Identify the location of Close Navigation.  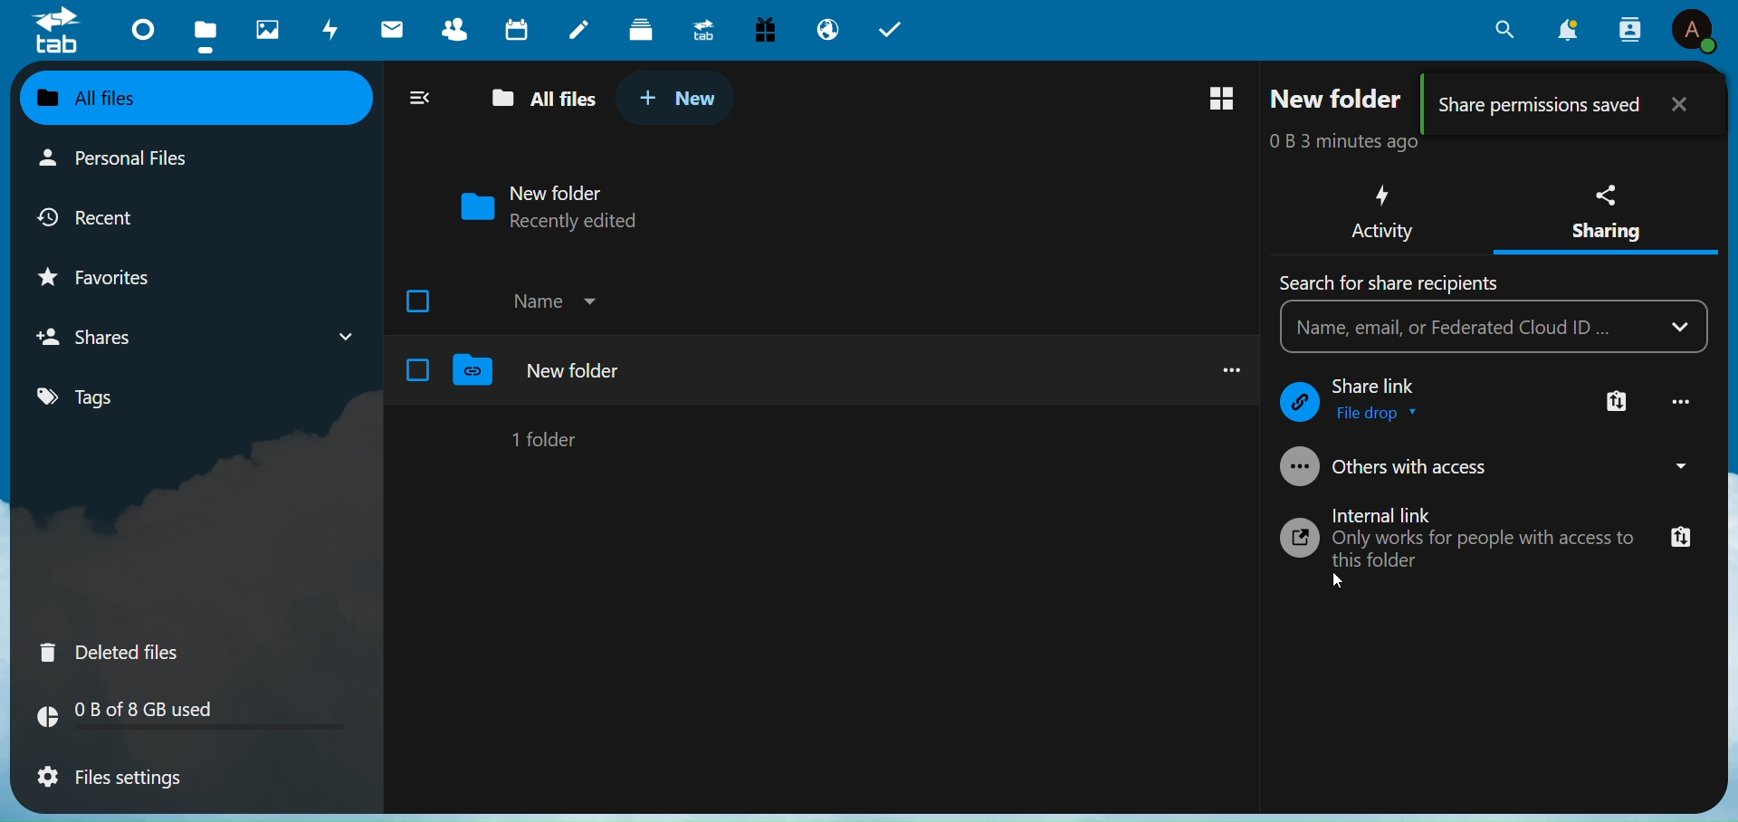
(419, 96).